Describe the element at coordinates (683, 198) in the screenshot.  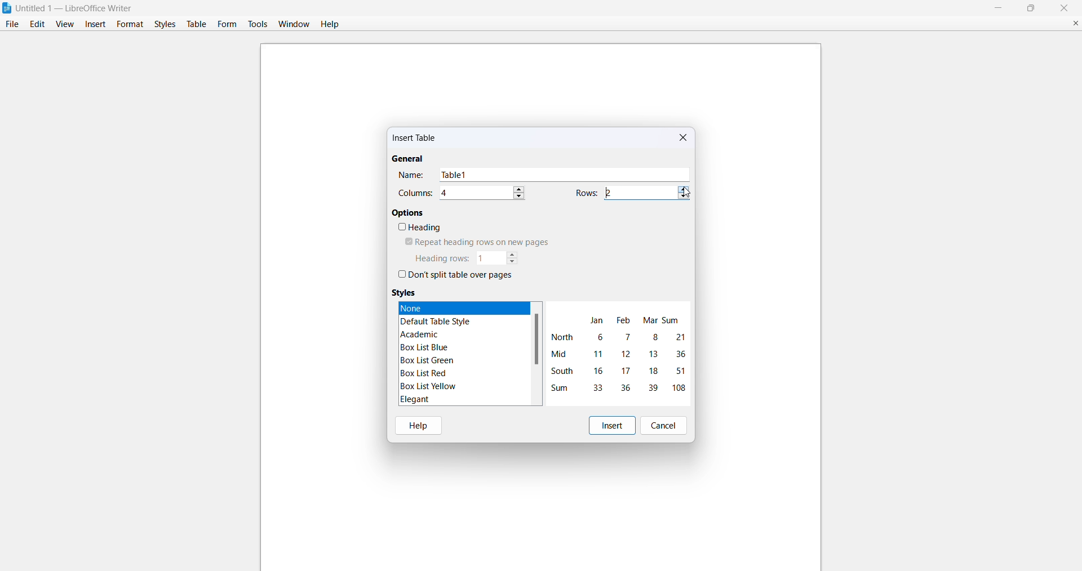
I see `decrease rows` at that location.